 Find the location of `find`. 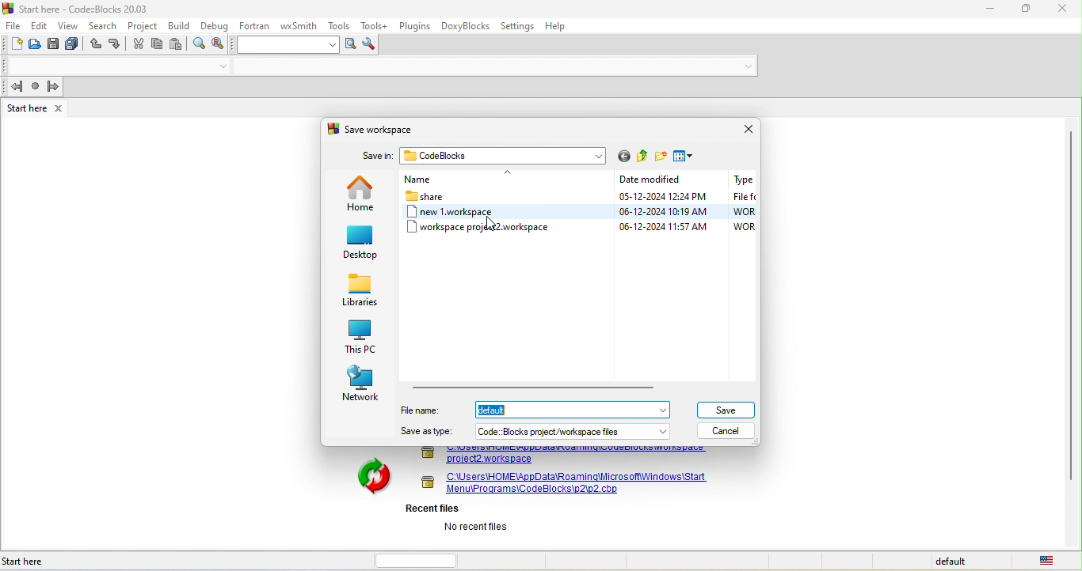

find is located at coordinates (200, 46).